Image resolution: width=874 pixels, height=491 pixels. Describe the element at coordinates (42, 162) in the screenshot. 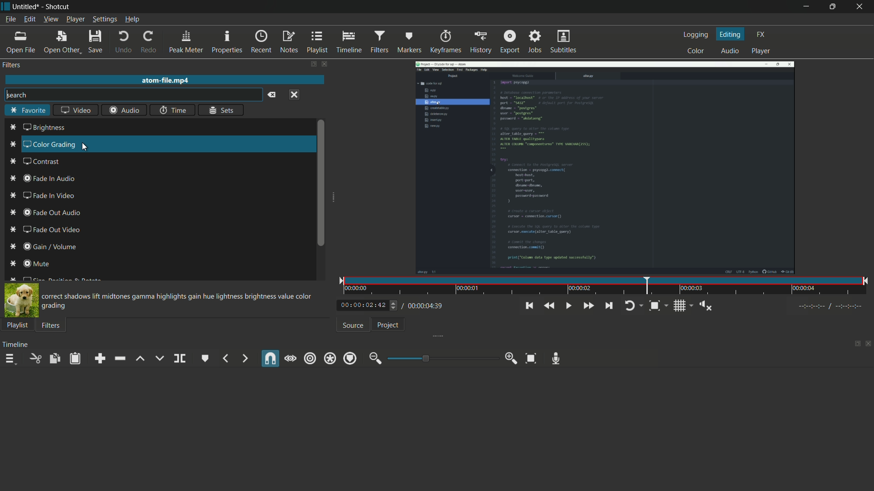

I see `contrast` at that location.